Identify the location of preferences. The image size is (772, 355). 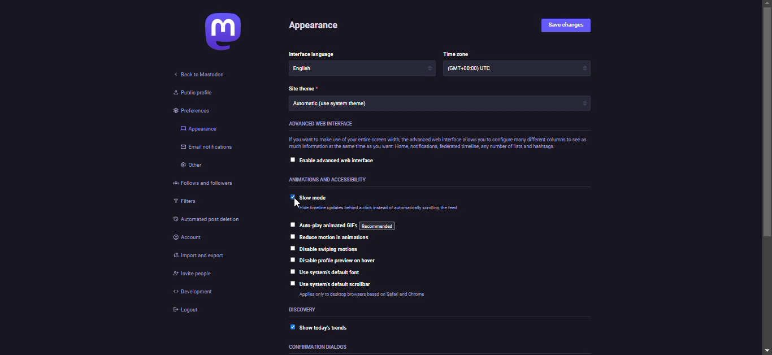
(192, 111).